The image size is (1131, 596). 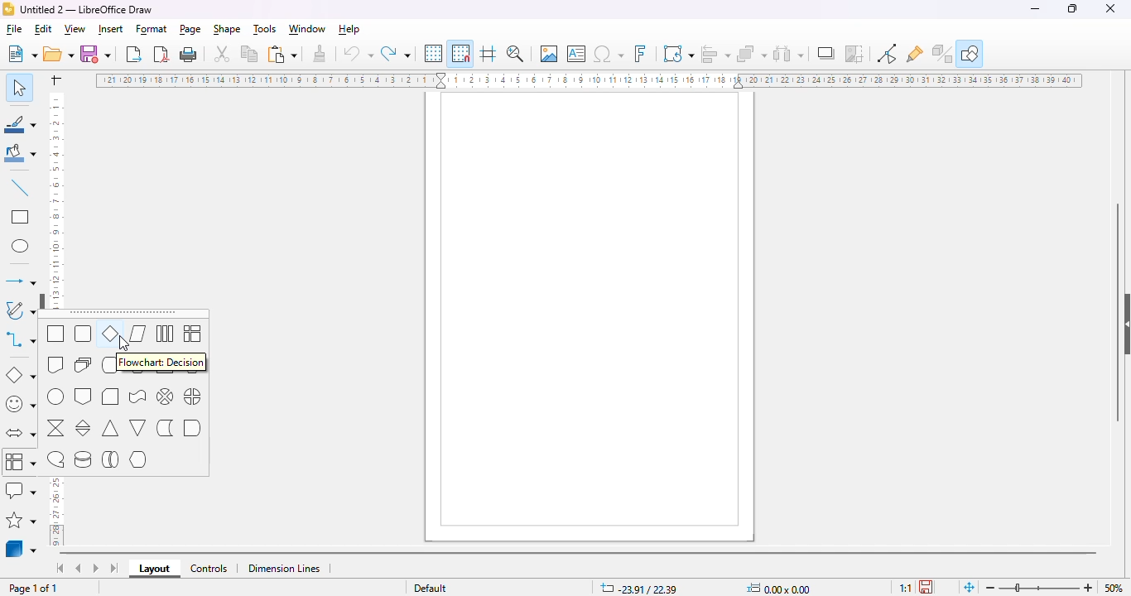 I want to click on scaling factor of the document, so click(x=905, y=587).